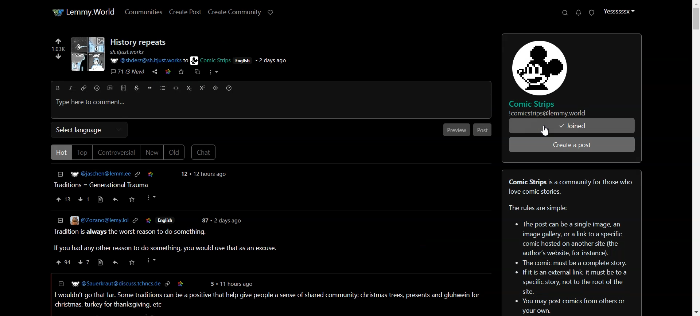 The width and height of the screenshot is (700, 316). Describe the element at coordinates (83, 88) in the screenshot. I see `Hyperlink` at that location.